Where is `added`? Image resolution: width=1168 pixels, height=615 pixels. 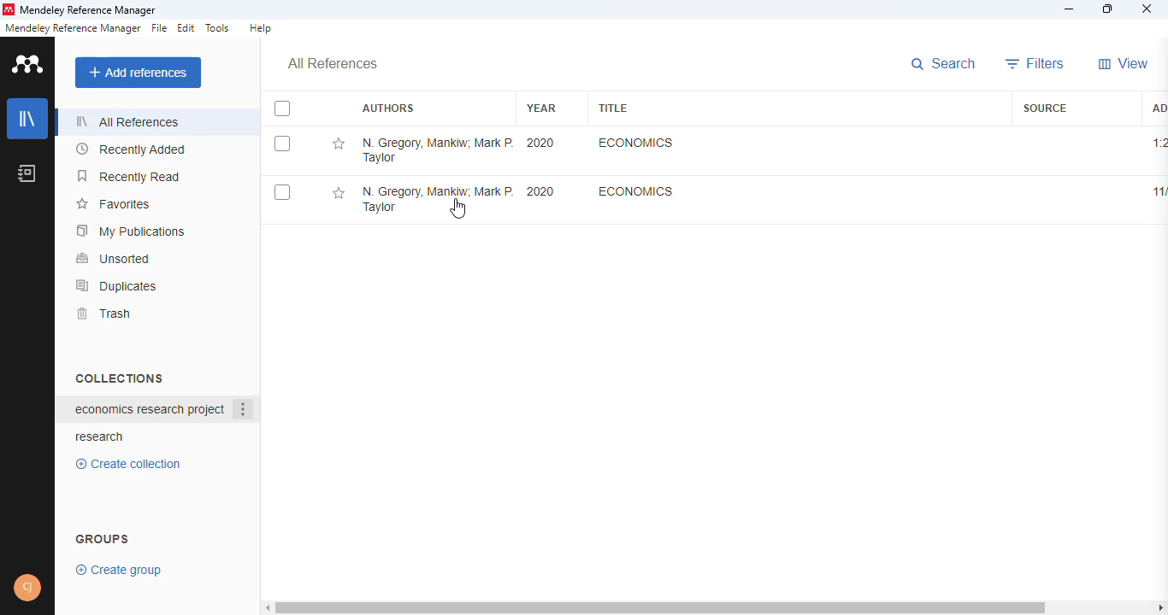
added is located at coordinates (1157, 107).